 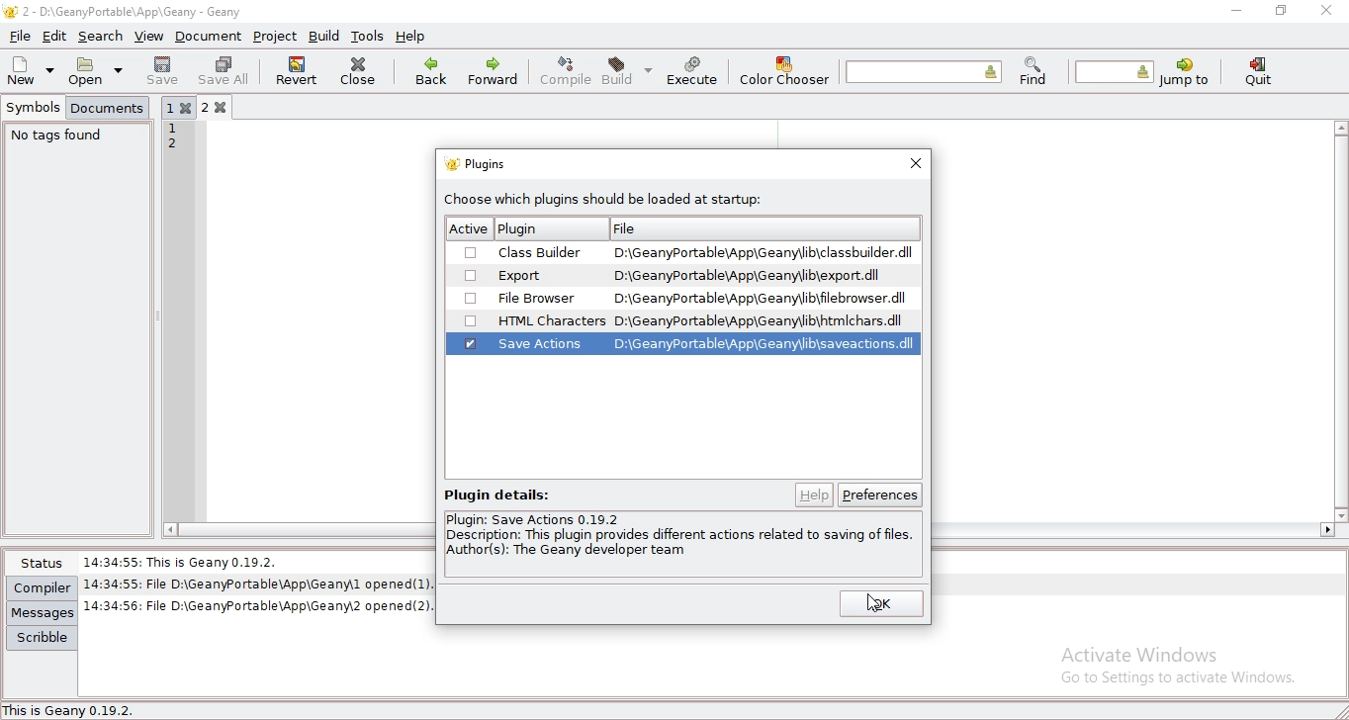 What do you see at coordinates (56, 35) in the screenshot?
I see `edit` at bounding box center [56, 35].